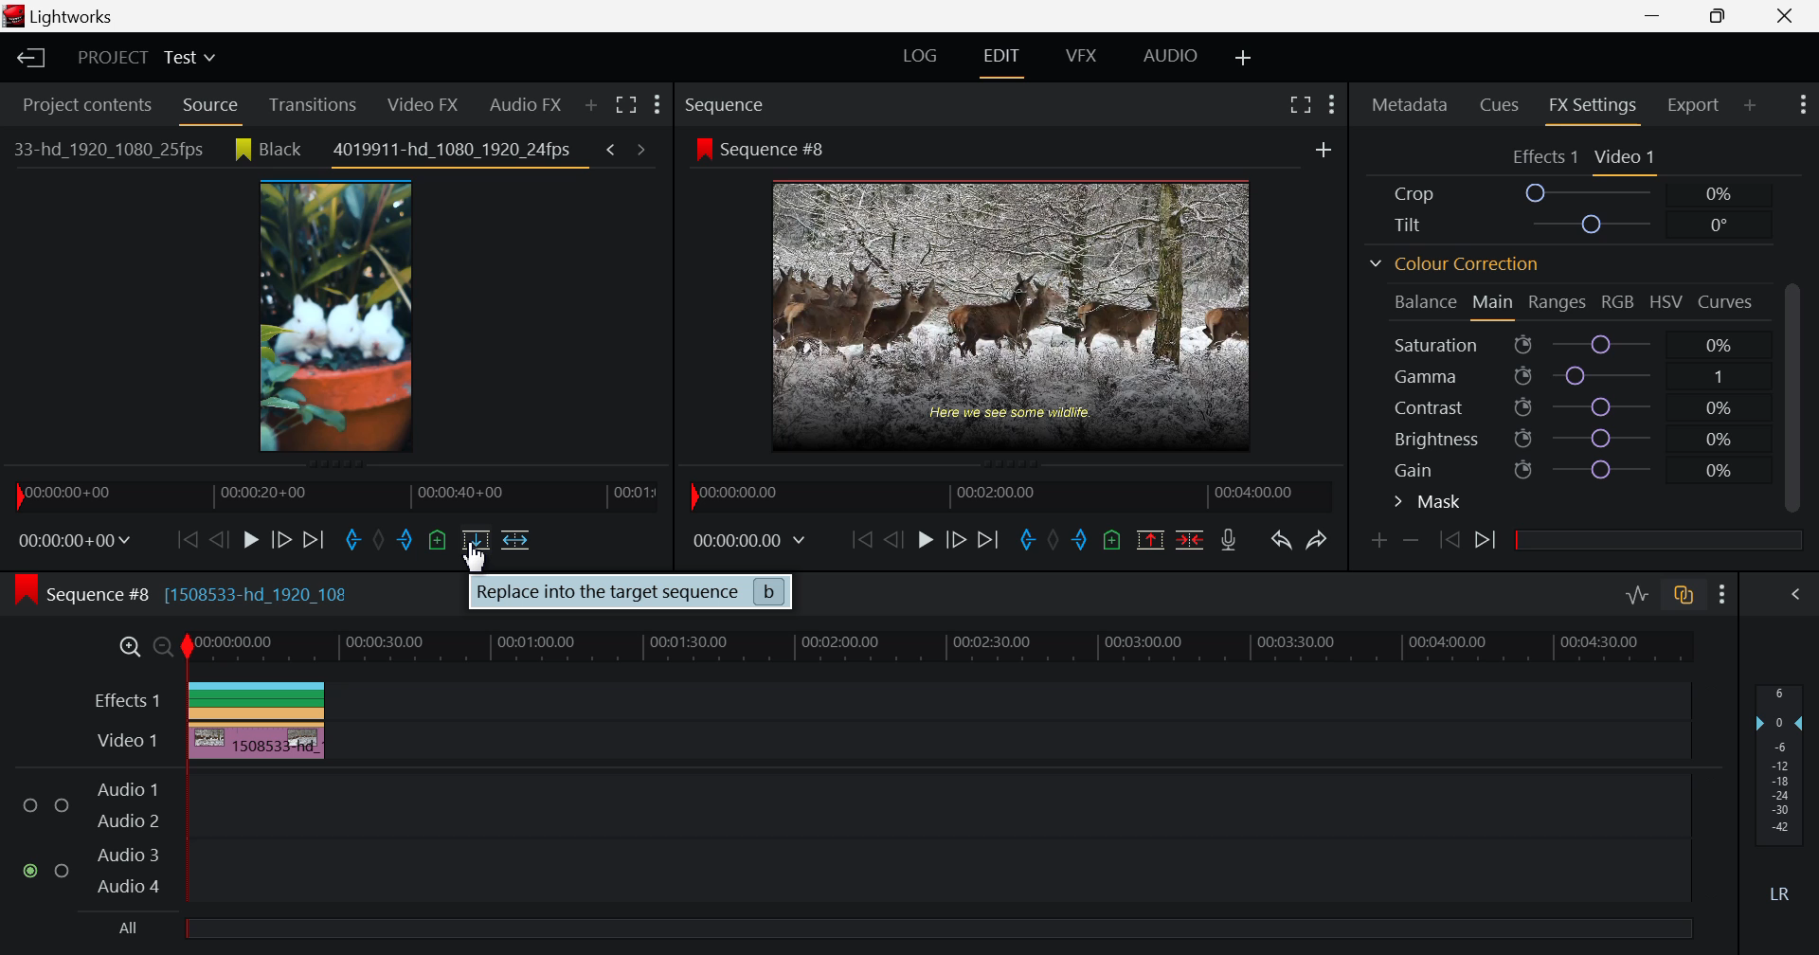 The height and width of the screenshot is (955, 1819). I want to click on Search, so click(593, 103).